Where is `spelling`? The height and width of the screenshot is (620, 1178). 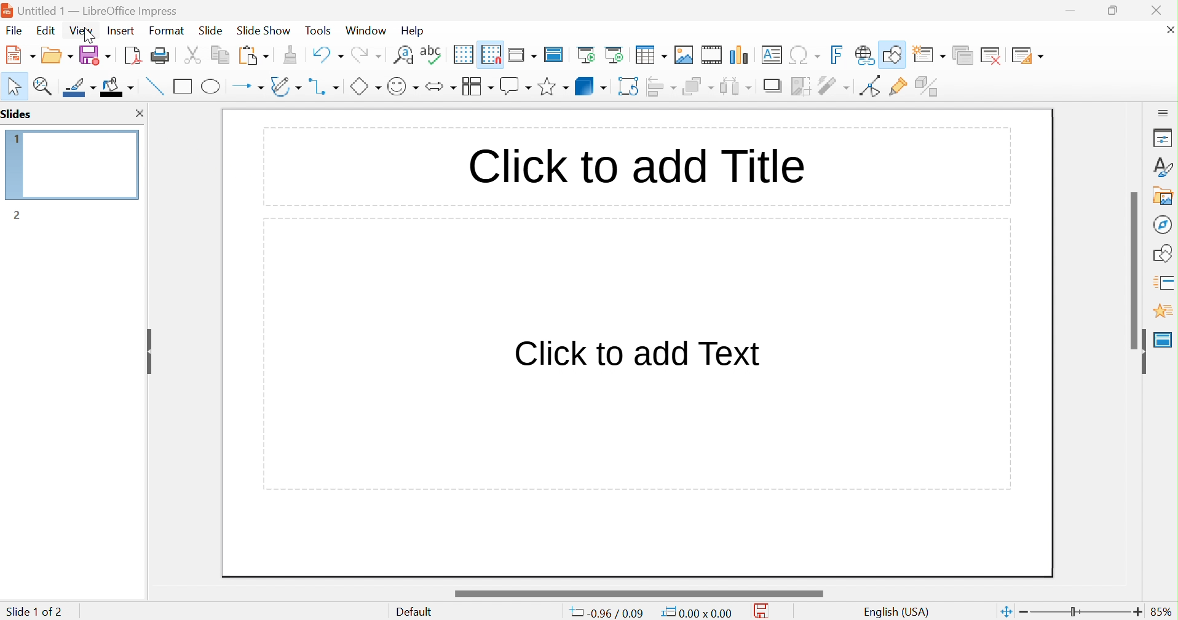
spelling is located at coordinates (431, 52).